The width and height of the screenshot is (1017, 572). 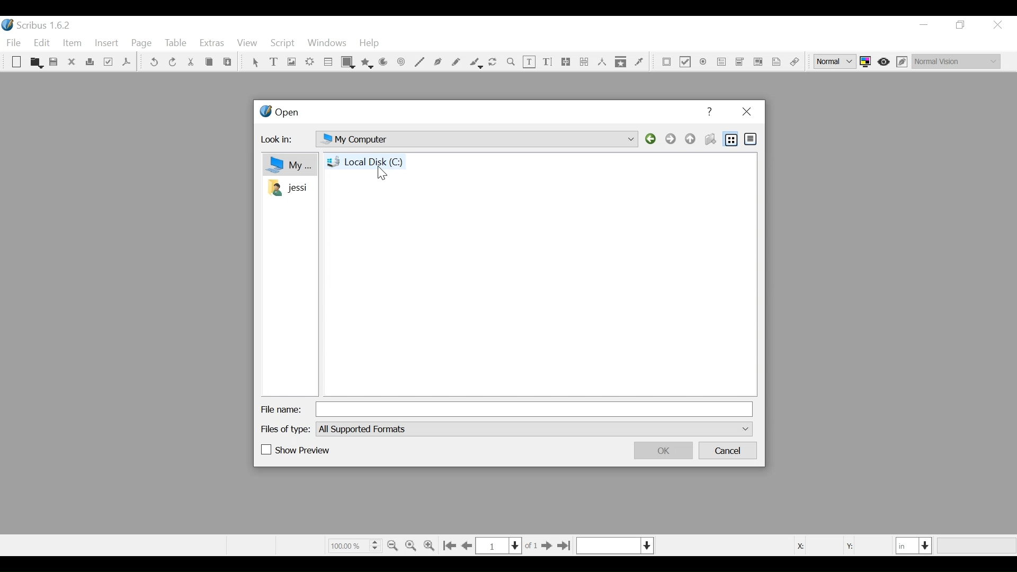 What do you see at coordinates (903, 61) in the screenshot?
I see `Edit in Preview mode` at bounding box center [903, 61].